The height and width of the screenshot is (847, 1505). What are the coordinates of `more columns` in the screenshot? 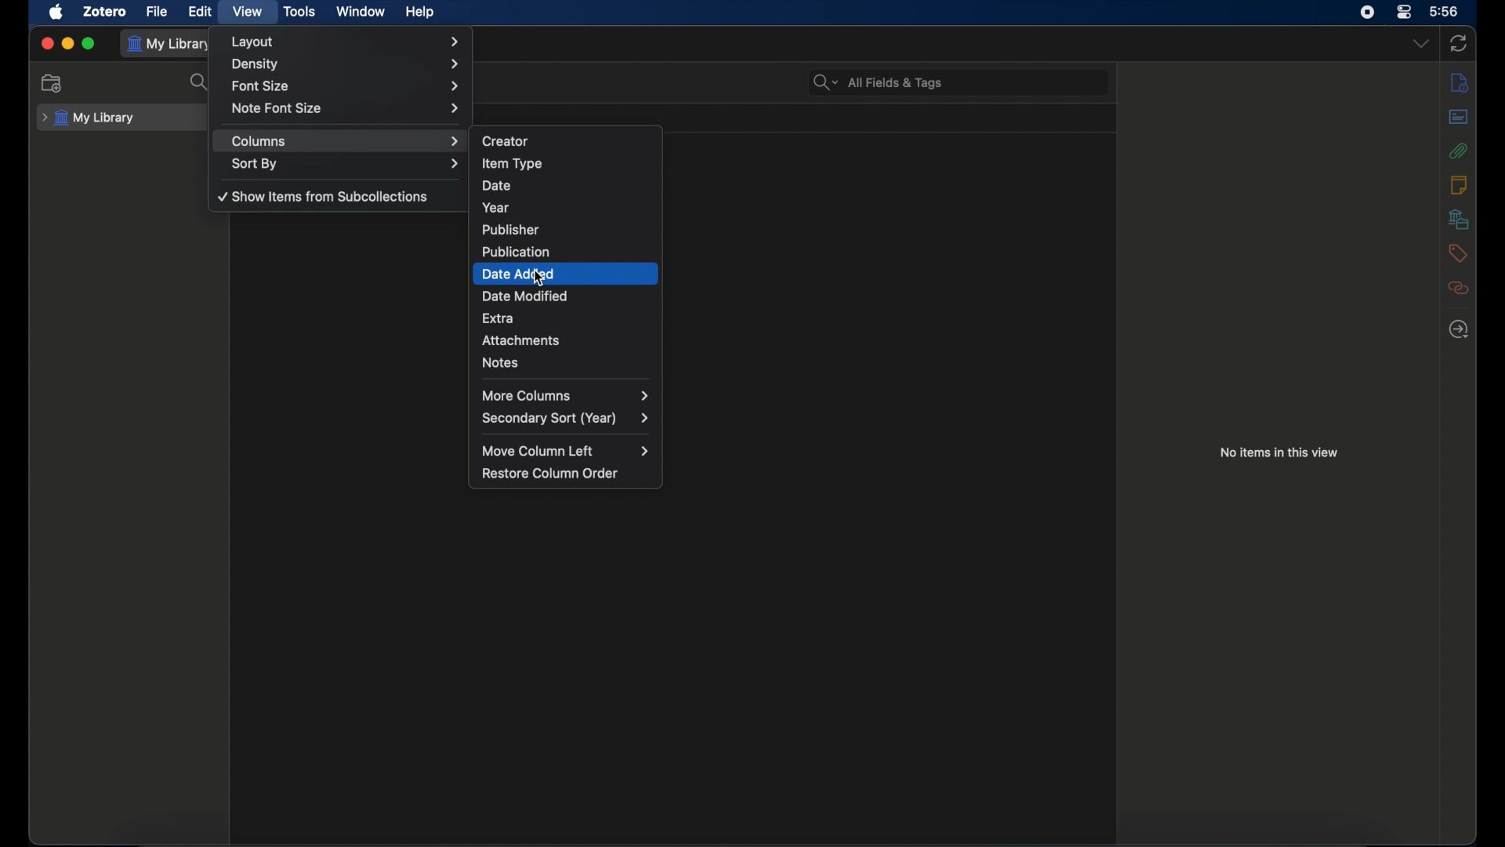 It's located at (564, 395).